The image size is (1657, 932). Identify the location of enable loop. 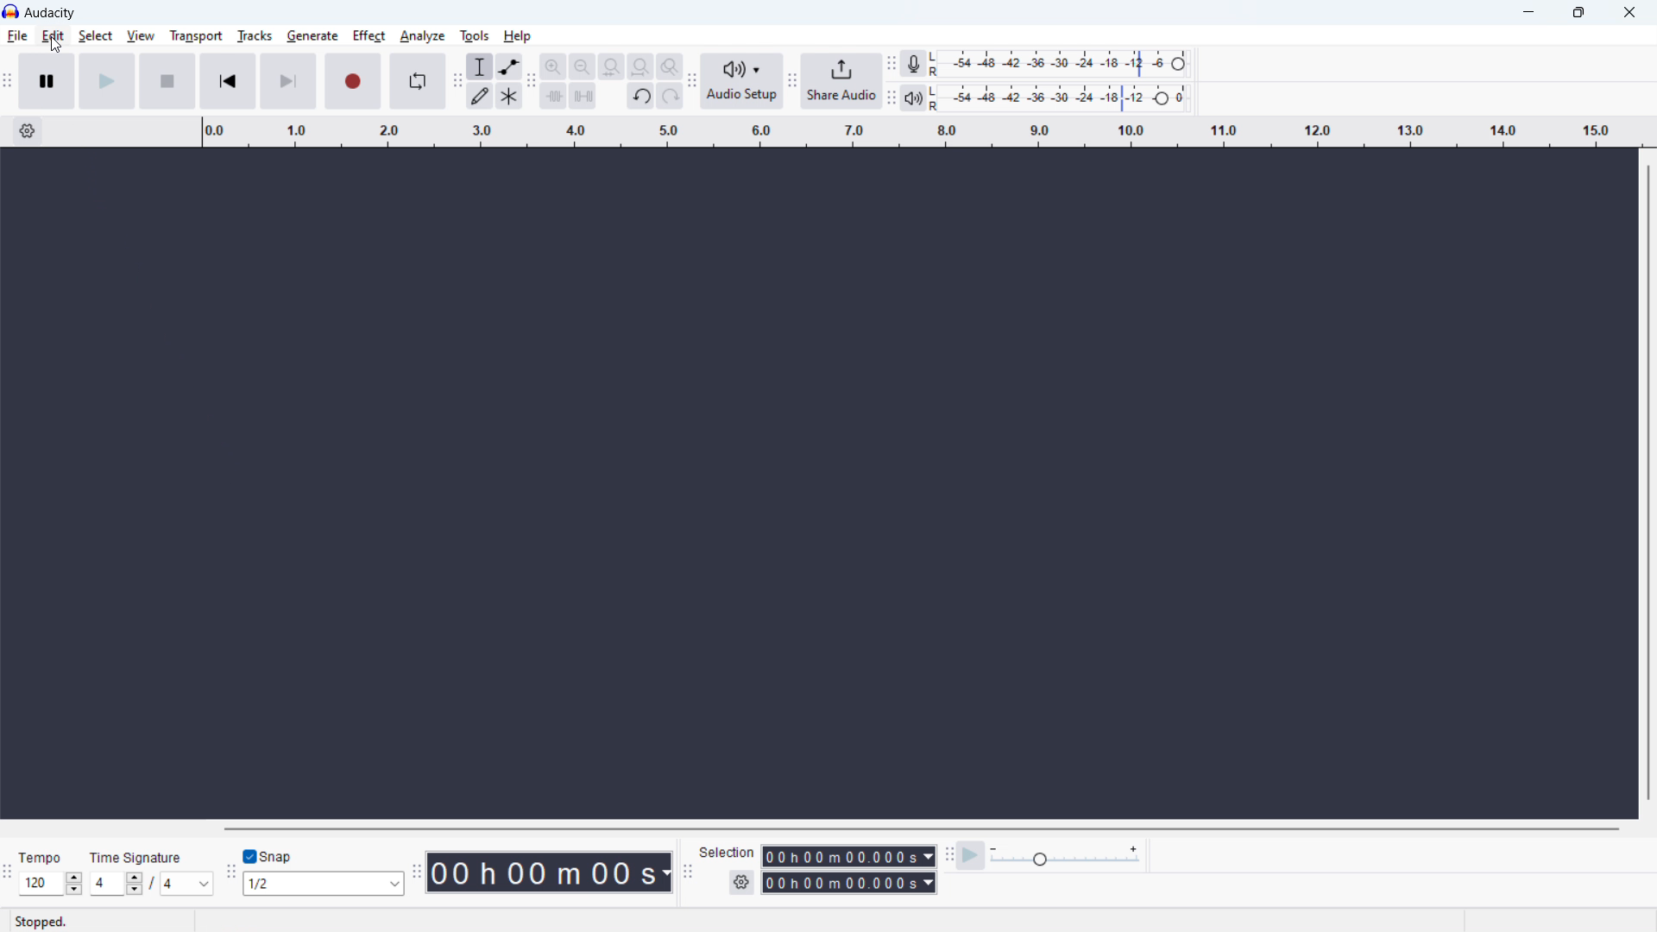
(419, 81).